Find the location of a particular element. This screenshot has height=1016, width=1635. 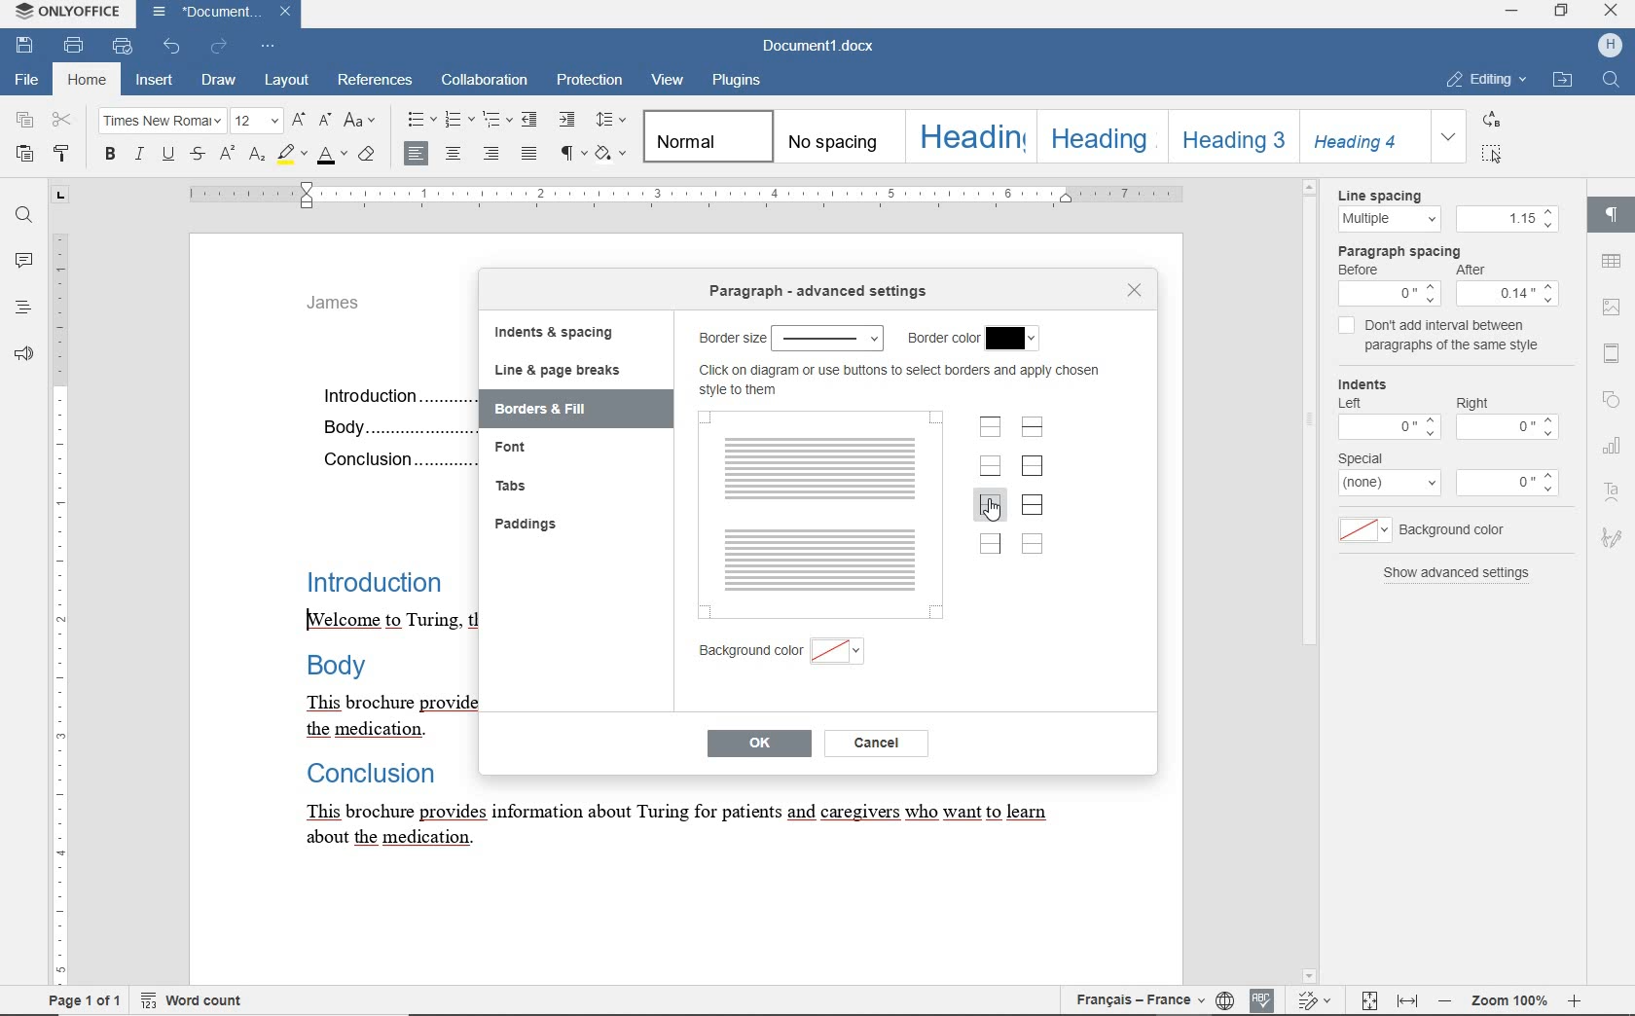

editing is located at coordinates (1487, 80).